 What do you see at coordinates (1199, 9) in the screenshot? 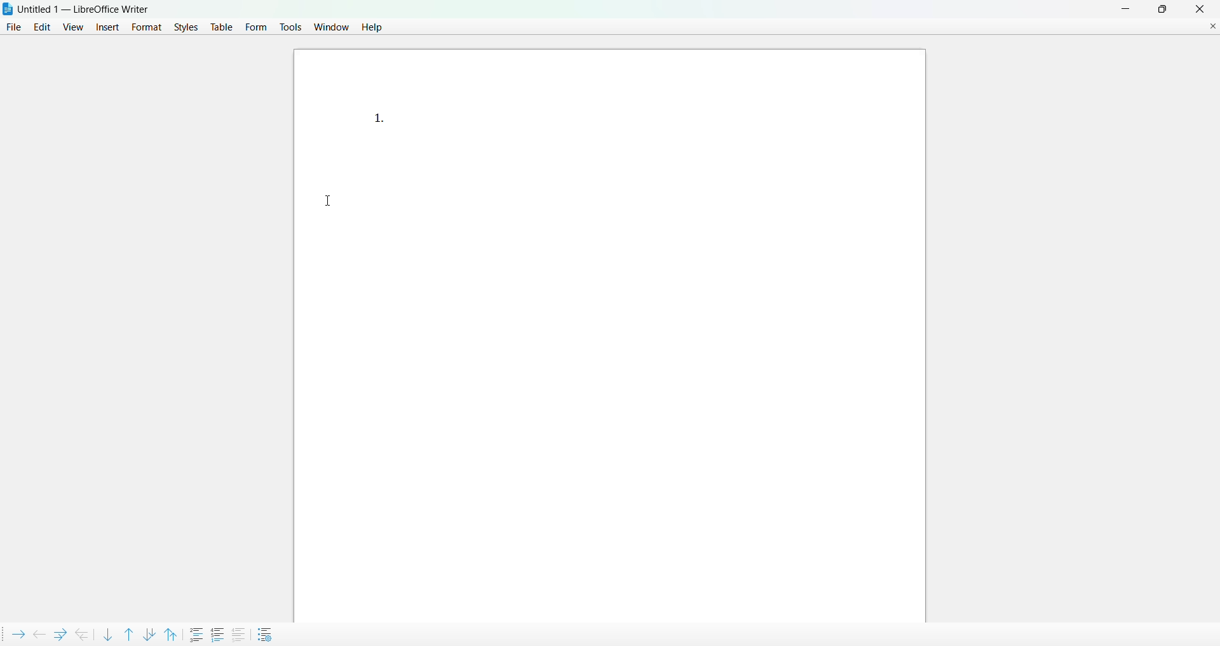
I see `close` at bounding box center [1199, 9].